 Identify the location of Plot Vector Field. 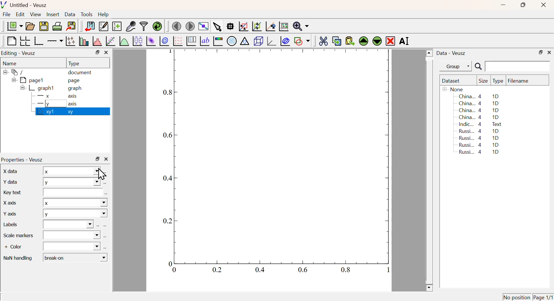
(177, 41).